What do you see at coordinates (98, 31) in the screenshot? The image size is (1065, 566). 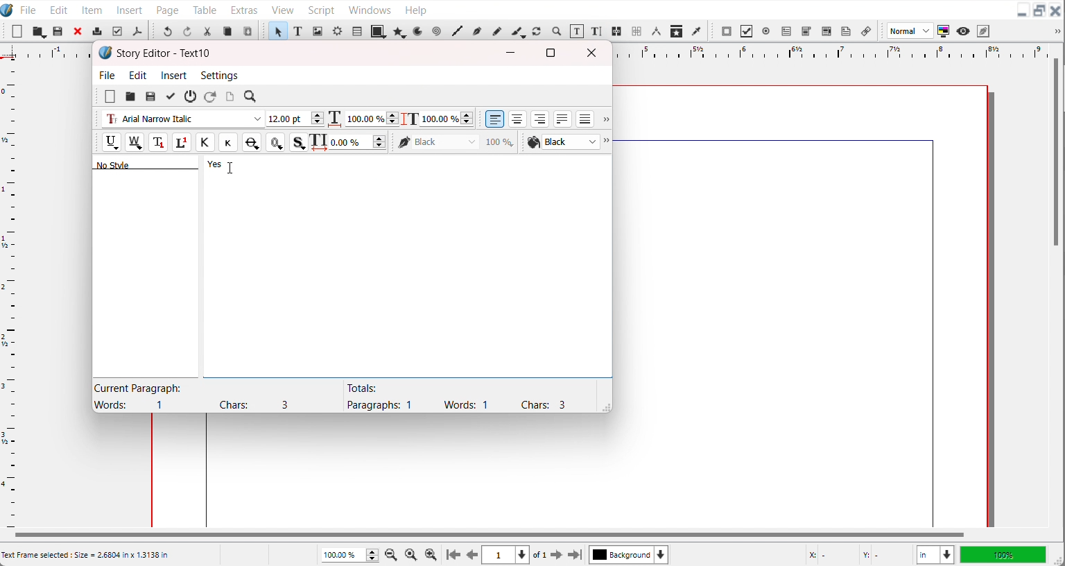 I see `Print` at bounding box center [98, 31].